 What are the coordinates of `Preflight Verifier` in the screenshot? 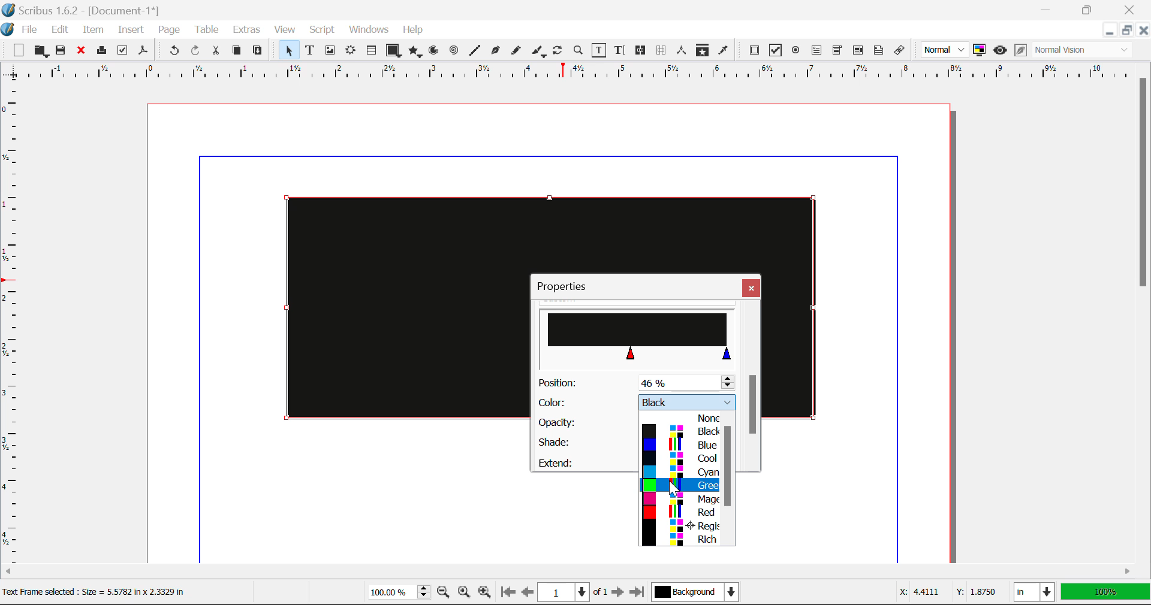 It's located at (122, 52).